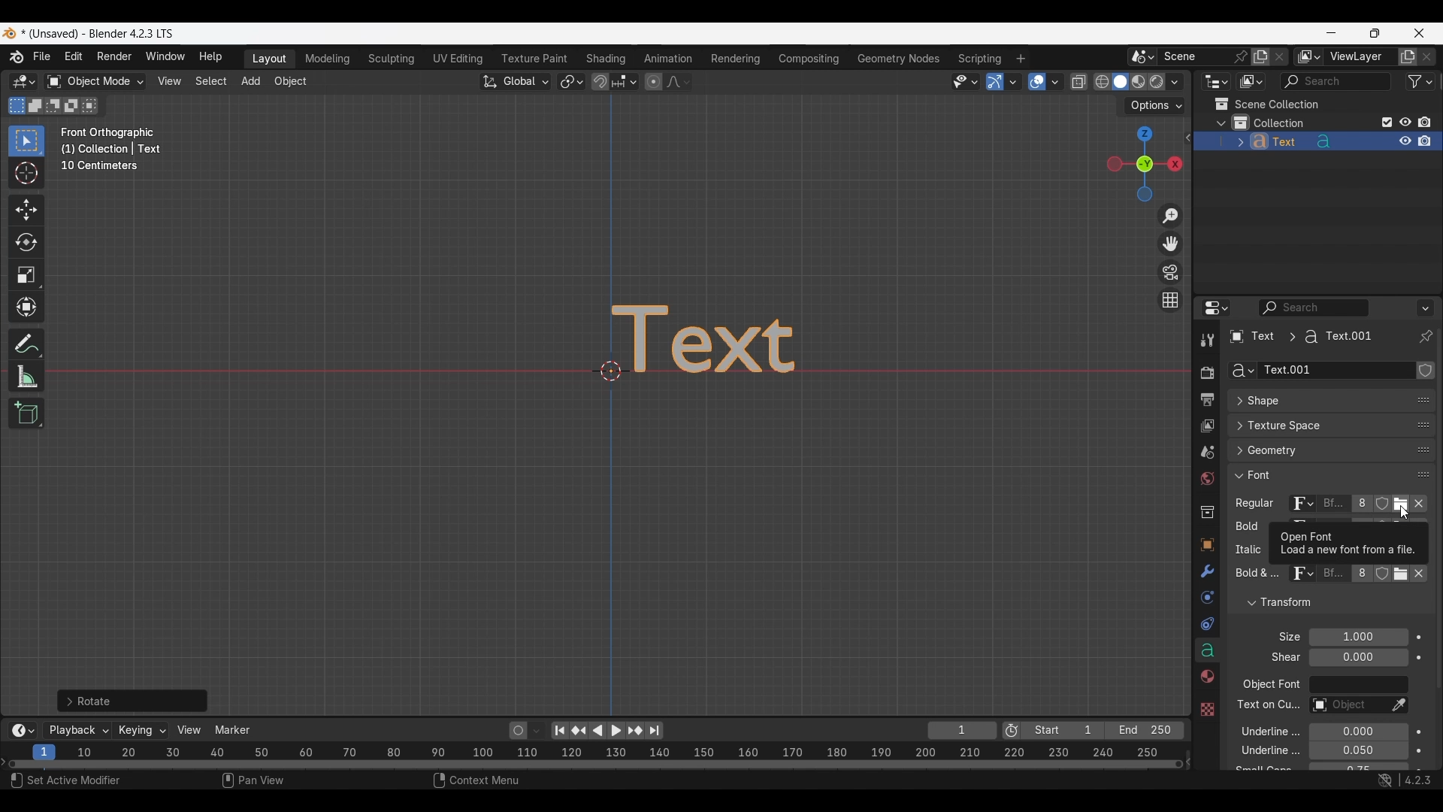 Image resolution: width=1443 pixels, height=812 pixels. I want to click on Cursor double clicking on open font for Regular fonts, so click(1404, 514).